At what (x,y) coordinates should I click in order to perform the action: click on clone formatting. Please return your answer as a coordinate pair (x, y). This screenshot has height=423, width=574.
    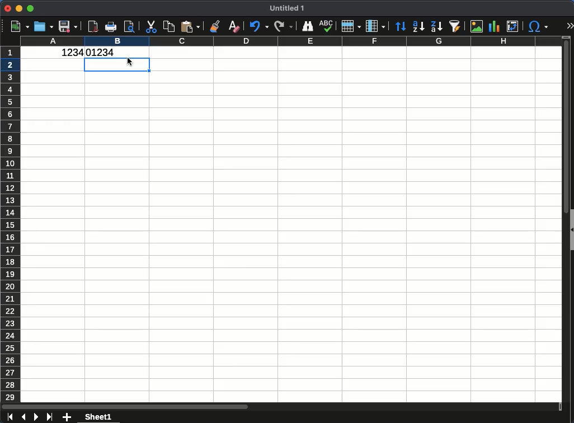
    Looking at the image, I should click on (216, 27).